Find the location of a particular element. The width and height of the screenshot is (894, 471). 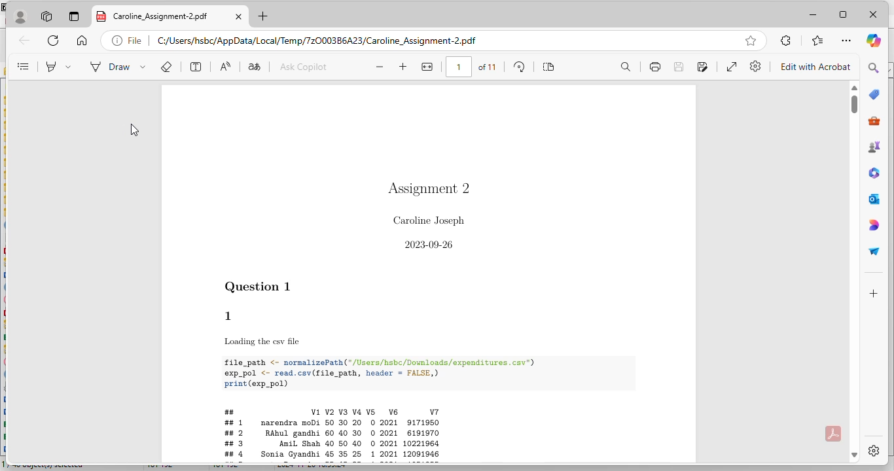

print is located at coordinates (656, 66).